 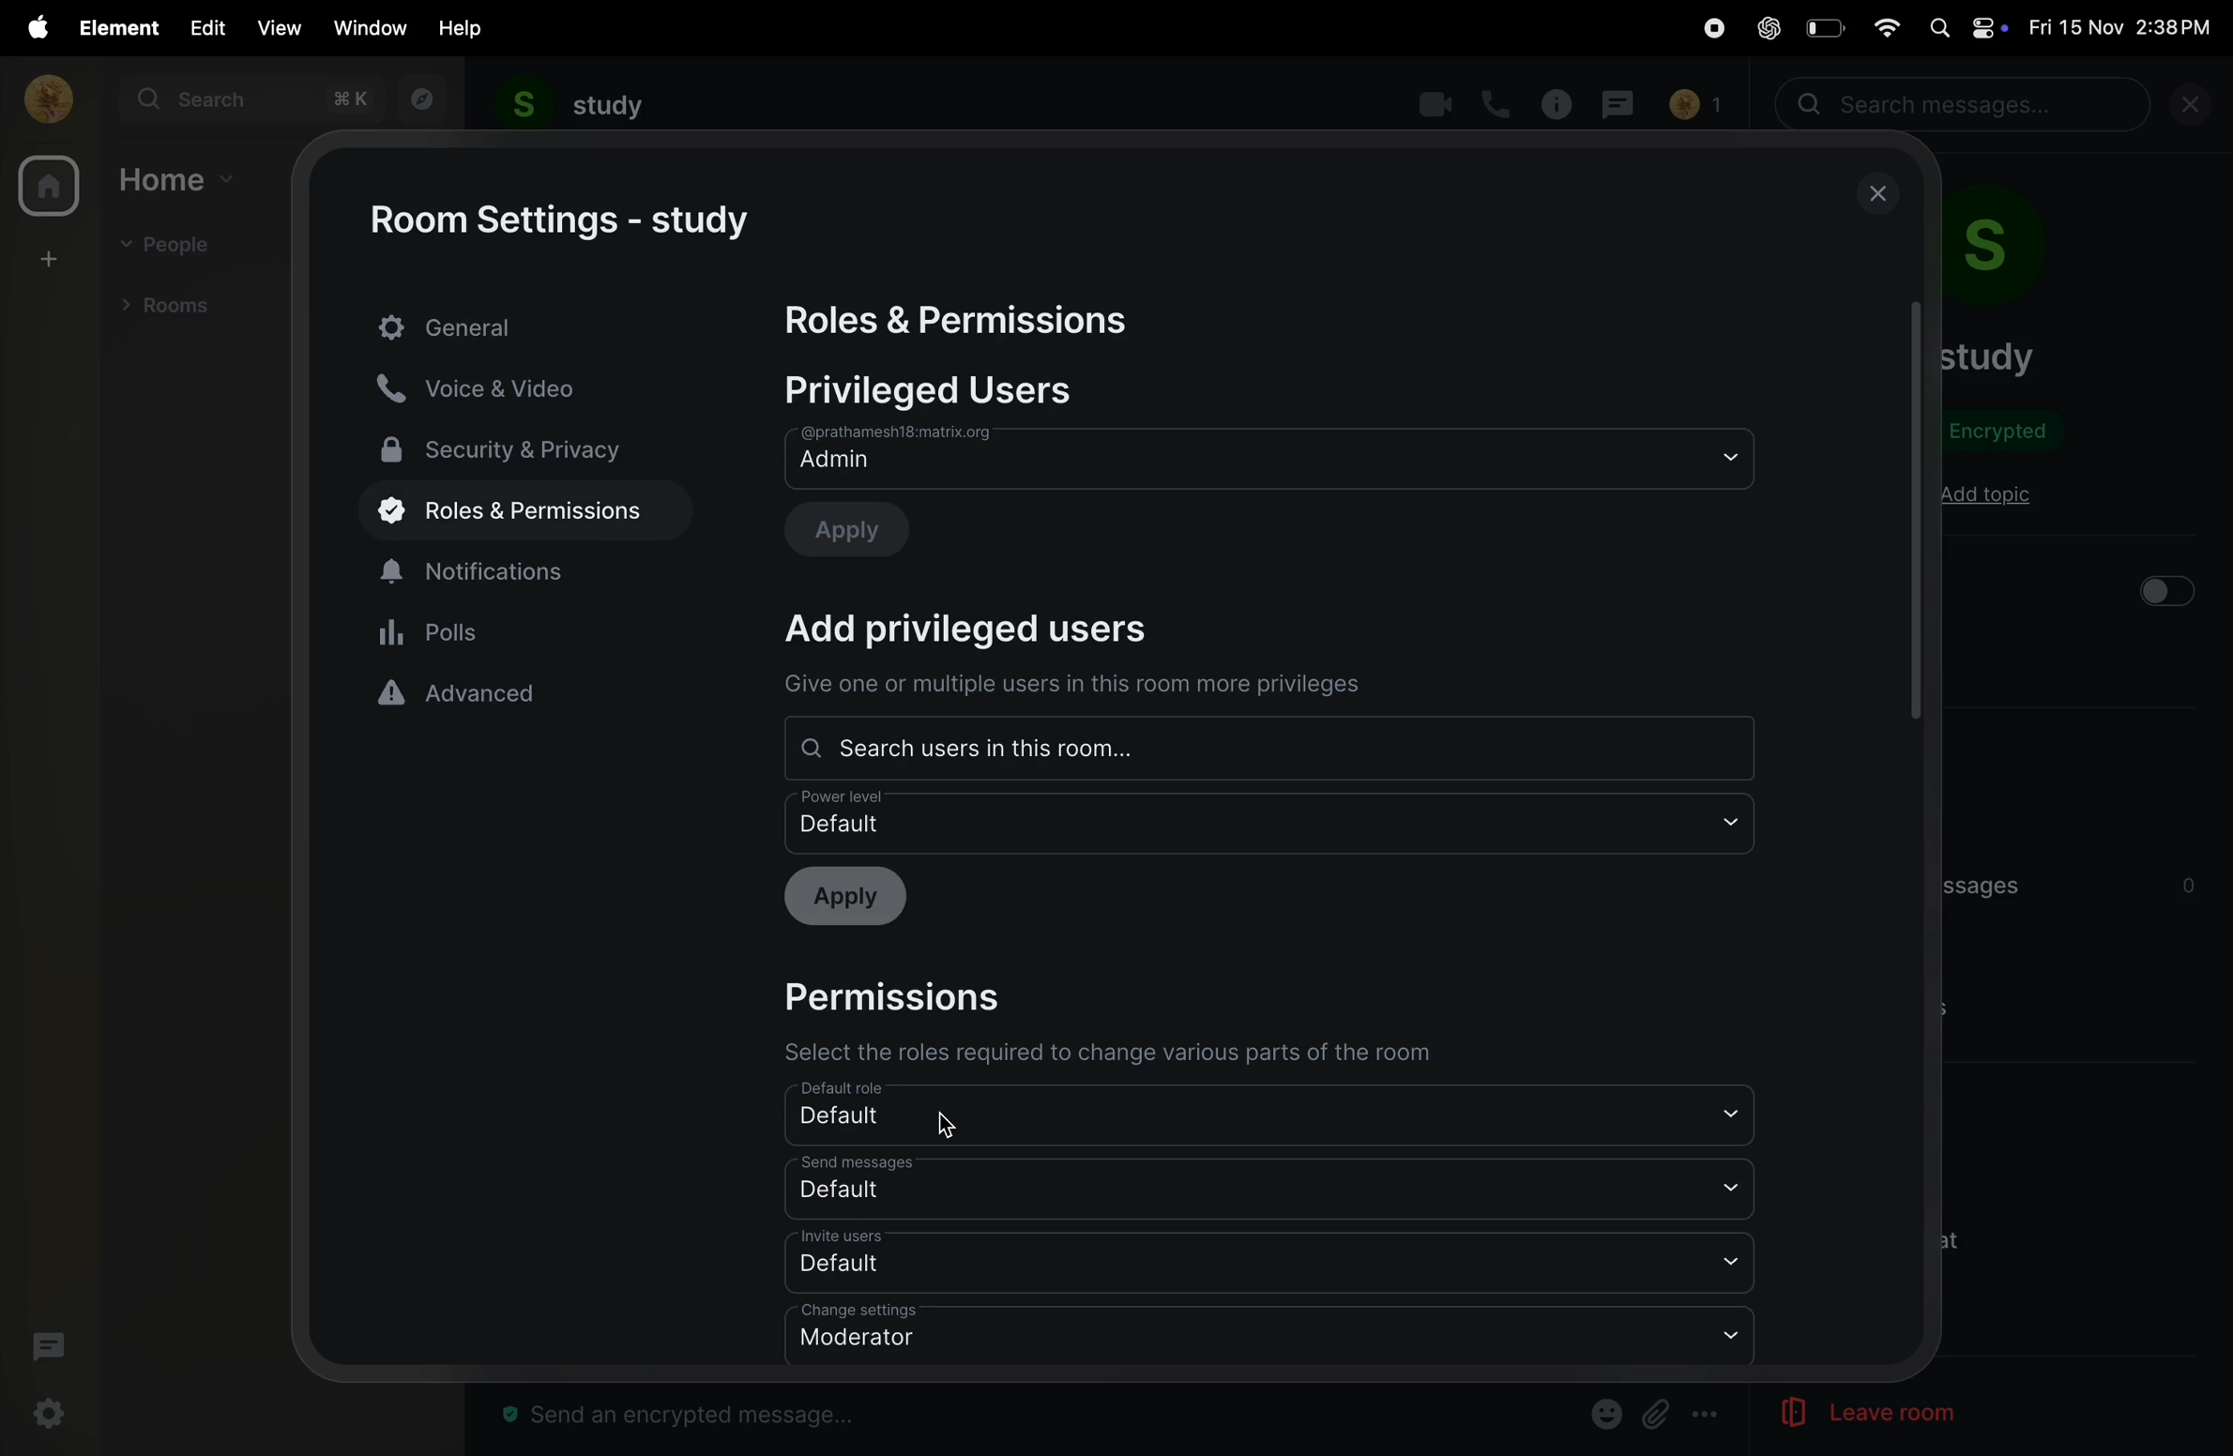 I want to click on element menu, so click(x=114, y=26).